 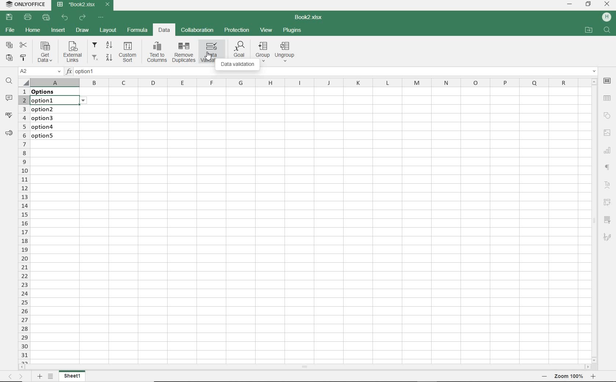 I want to click on CUT, so click(x=23, y=44).